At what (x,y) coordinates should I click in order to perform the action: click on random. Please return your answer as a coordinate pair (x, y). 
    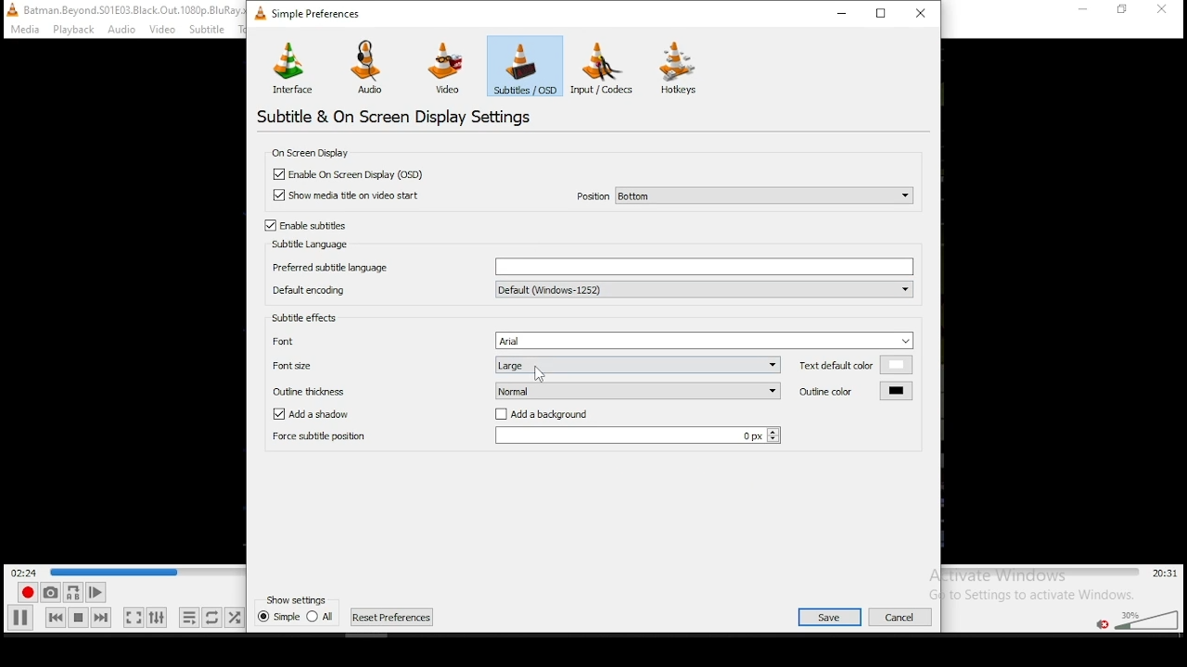
    Looking at the image, I should click on (235, 618).